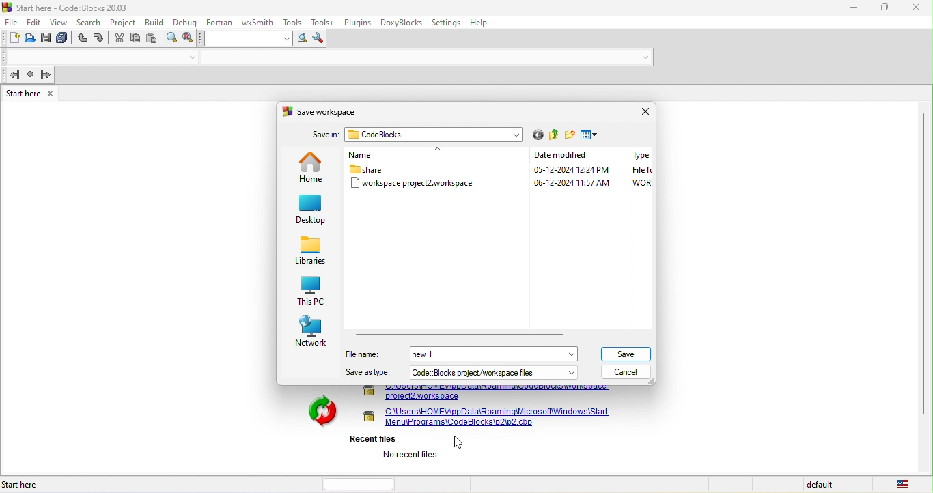  I want to click on text to search, so click(249, 38).